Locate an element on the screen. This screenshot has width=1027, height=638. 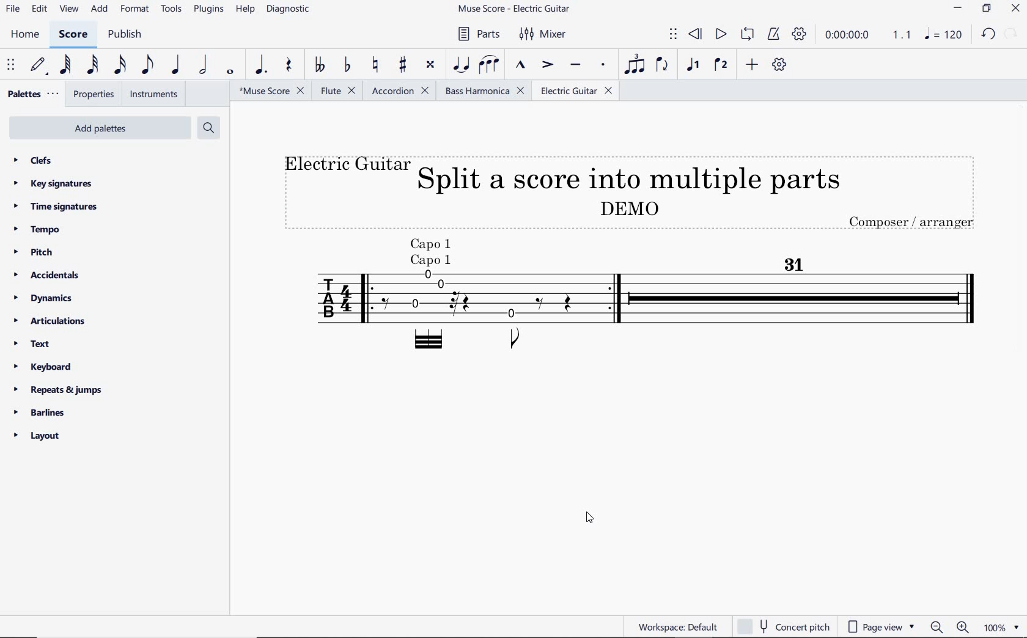
rewind is located at coordinates (696, 35).